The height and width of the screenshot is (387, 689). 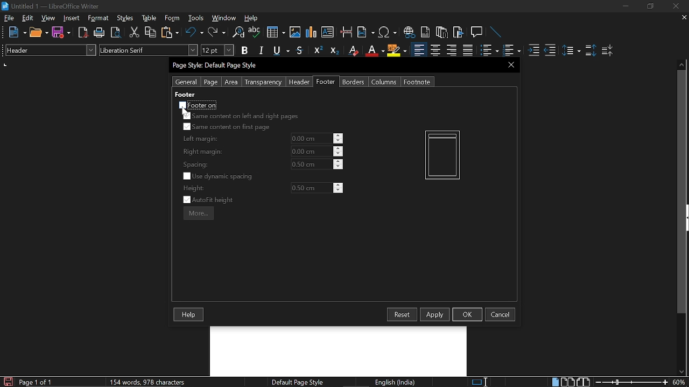 What do you see at coordinates (173, 18) in the screenshot?
I see `Form` at bounding box center [173, 18].